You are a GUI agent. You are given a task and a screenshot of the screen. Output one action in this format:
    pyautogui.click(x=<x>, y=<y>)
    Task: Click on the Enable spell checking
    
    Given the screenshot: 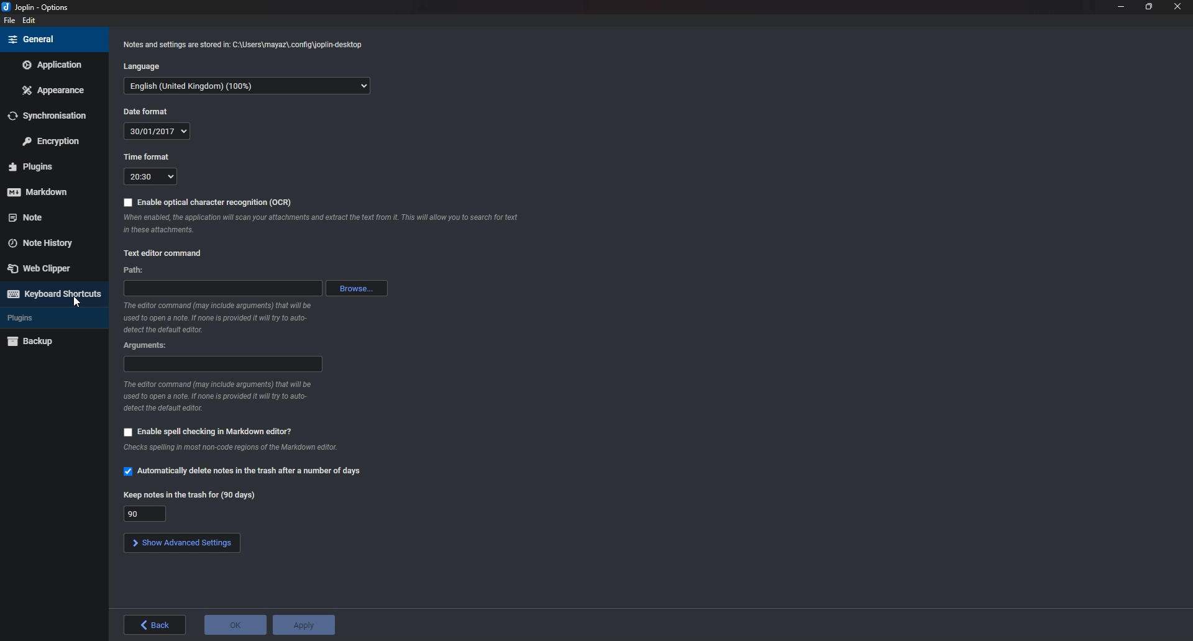 What is the action you would take?
    pyautogui.click(x=208, y=432)
    